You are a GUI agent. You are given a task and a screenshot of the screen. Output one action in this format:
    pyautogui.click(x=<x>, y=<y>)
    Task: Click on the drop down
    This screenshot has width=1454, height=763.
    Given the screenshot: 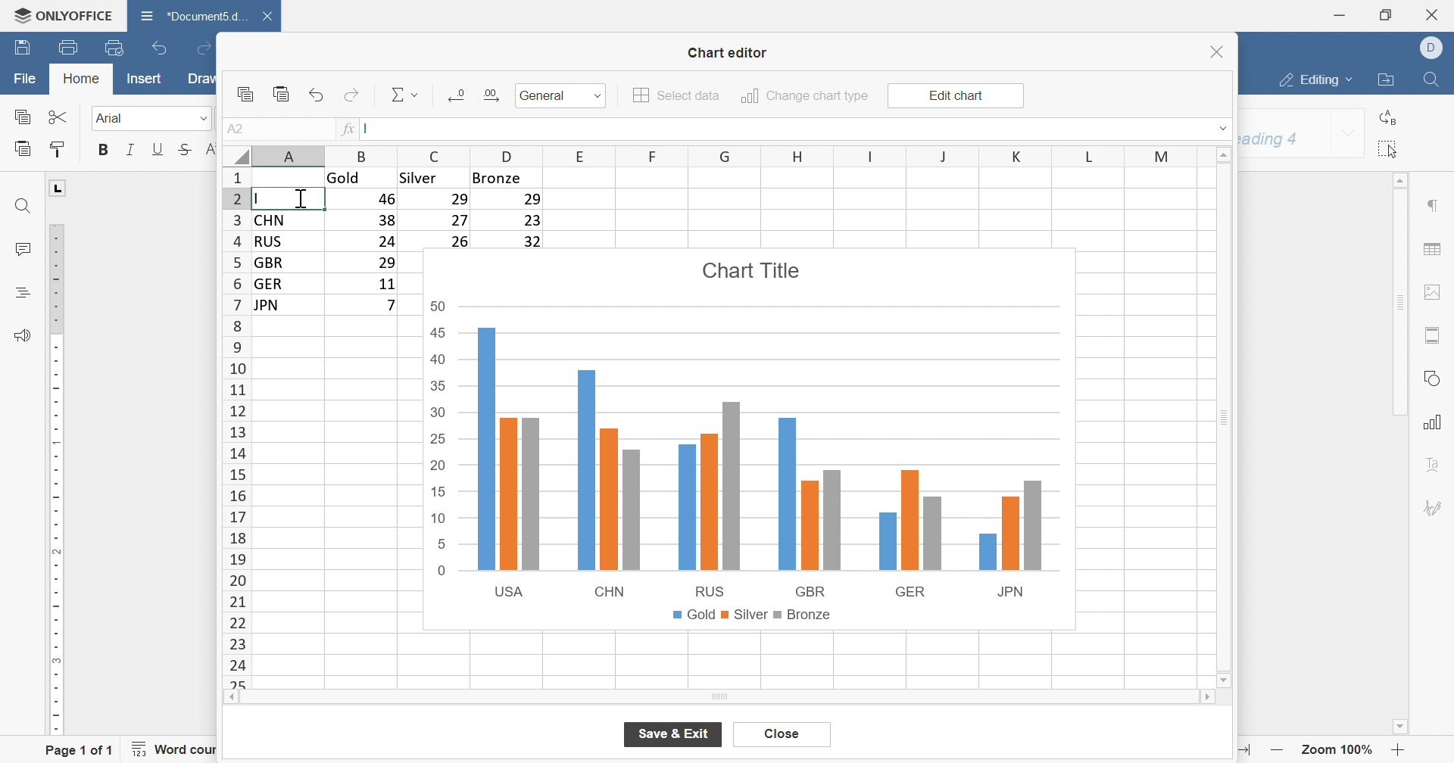 What is the action you would take?
    pyautogui.click(x=599, y=96)
    